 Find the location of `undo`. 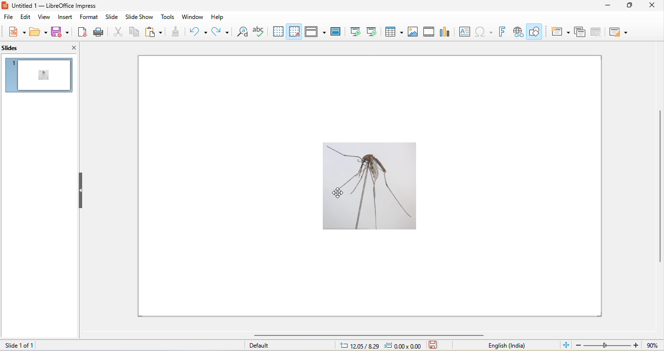

undo is located at coordinates (196, 32).